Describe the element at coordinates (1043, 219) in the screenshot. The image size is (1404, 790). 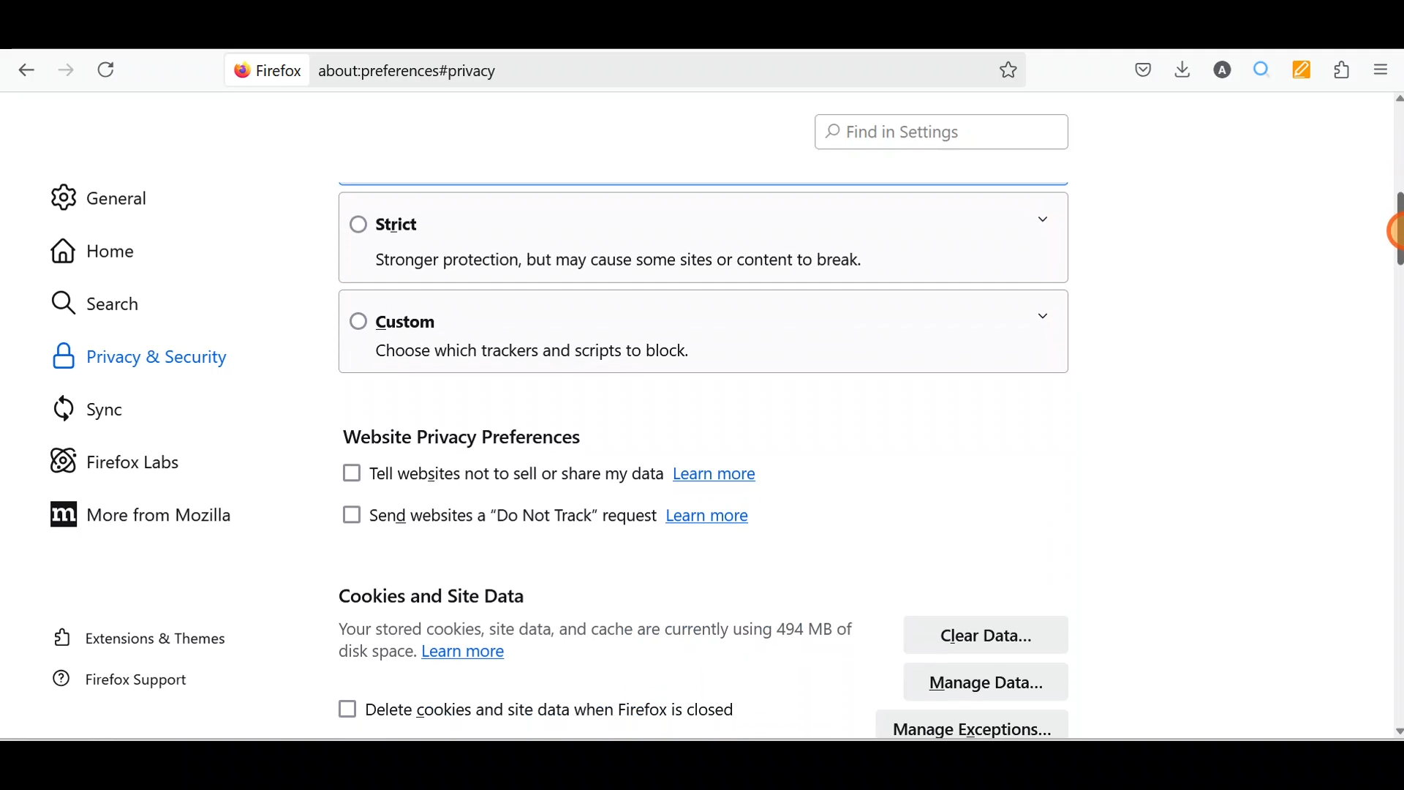
I see `expand` at that location.